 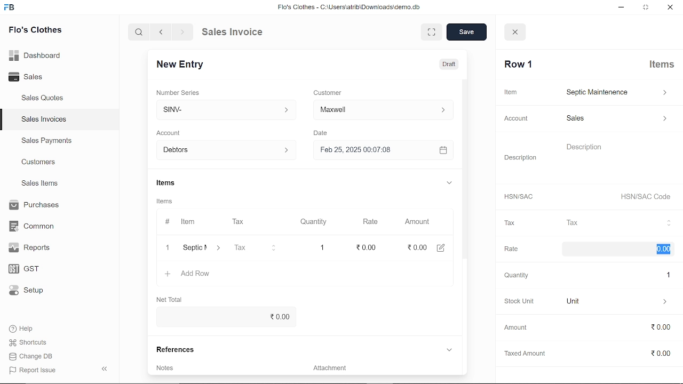 I want to click on Flo's Clothes - G:AUserslatribiDownloadsidemo.do, so click(x=347, y=7).